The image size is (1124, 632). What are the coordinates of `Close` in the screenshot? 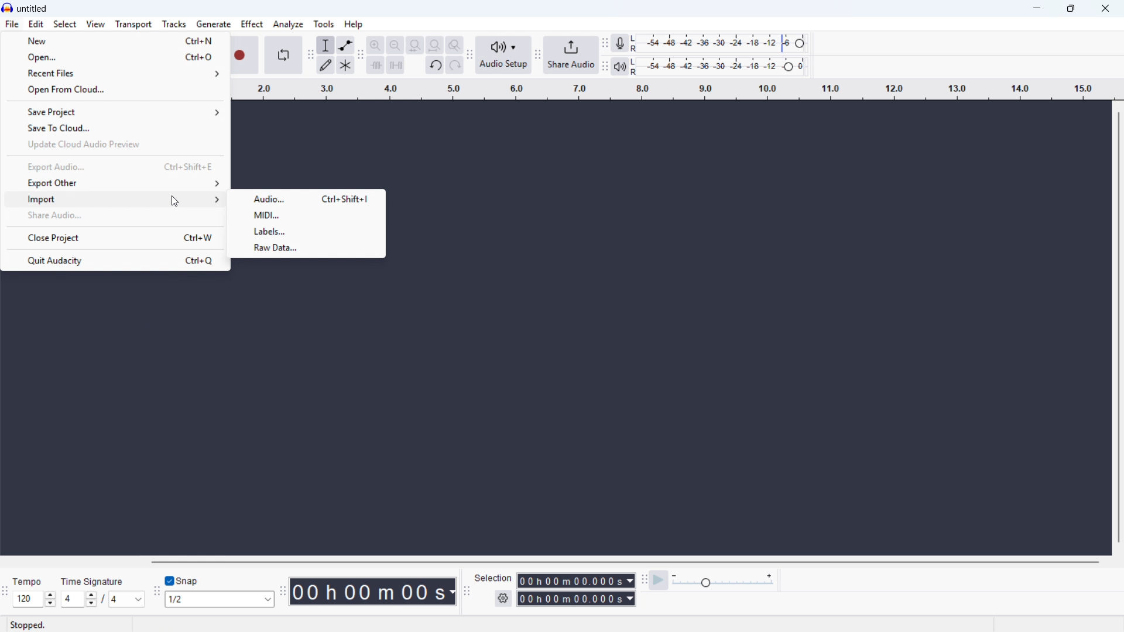 It's located at (1105, 9).